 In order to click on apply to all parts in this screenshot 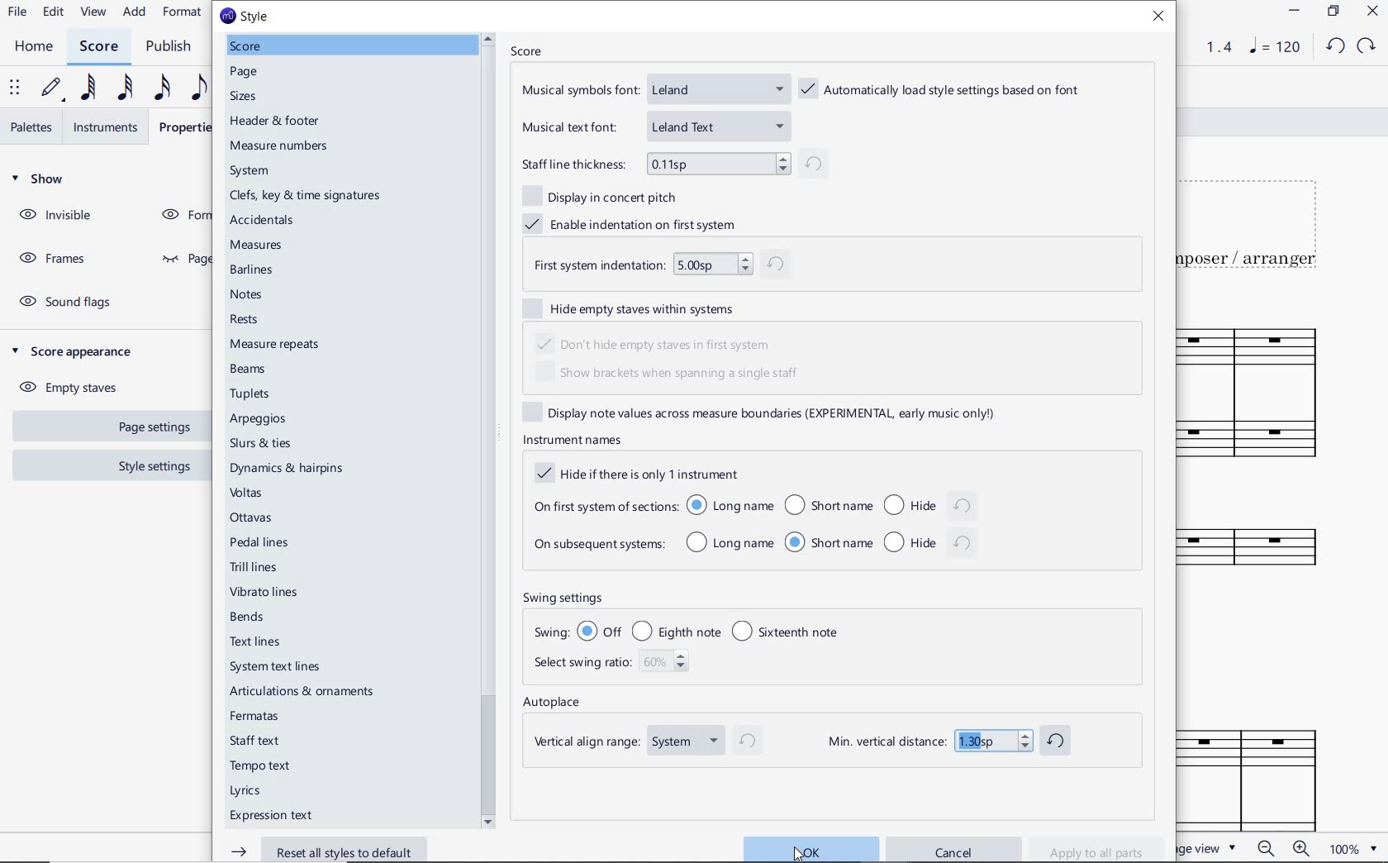, I will do `click(1103, 850)`.